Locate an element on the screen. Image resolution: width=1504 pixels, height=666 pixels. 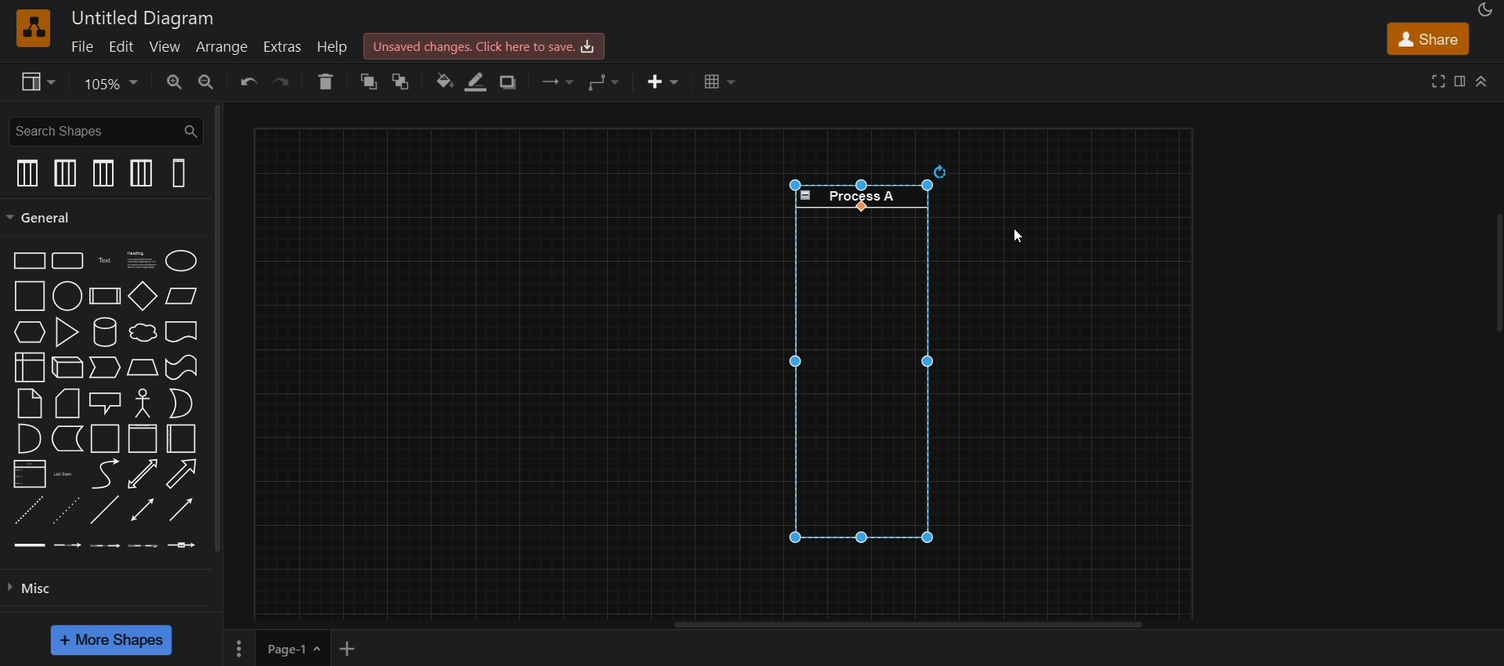
zoom is located at coordinates (111, 85).